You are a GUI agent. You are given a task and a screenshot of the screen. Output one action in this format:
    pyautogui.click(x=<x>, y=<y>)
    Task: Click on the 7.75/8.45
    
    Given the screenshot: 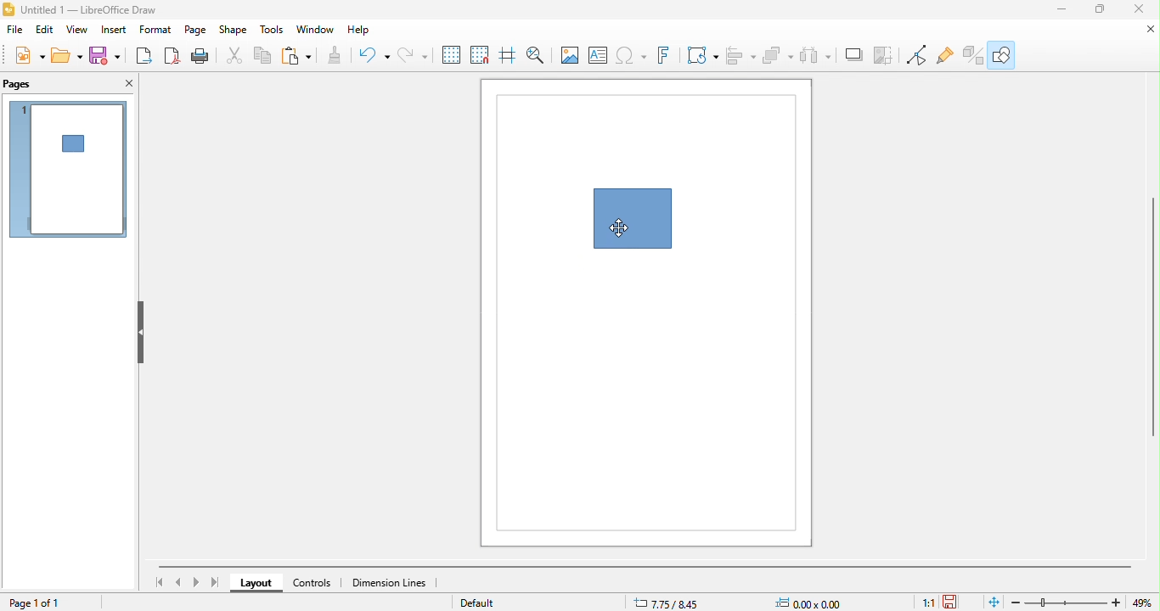 What is the action you would take?
    pyautogui.click(x=690, y=602)
    